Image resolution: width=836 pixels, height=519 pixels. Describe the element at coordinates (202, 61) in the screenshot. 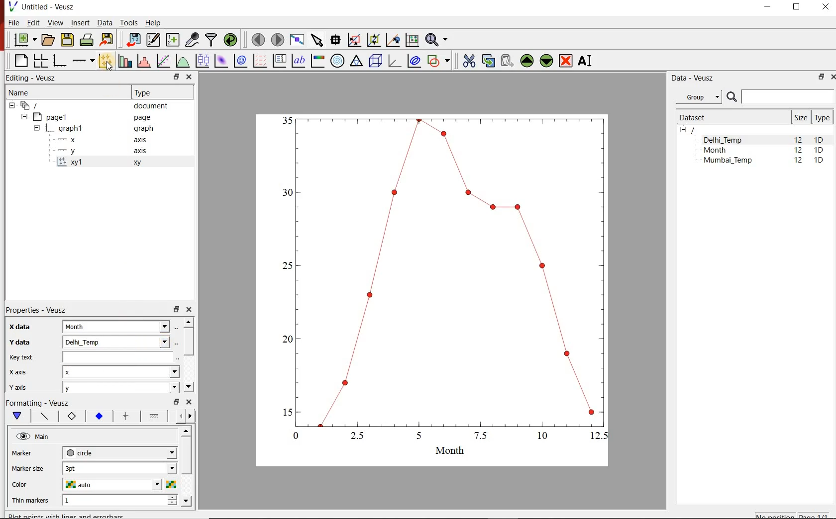

I see `plot box plots` at that location.